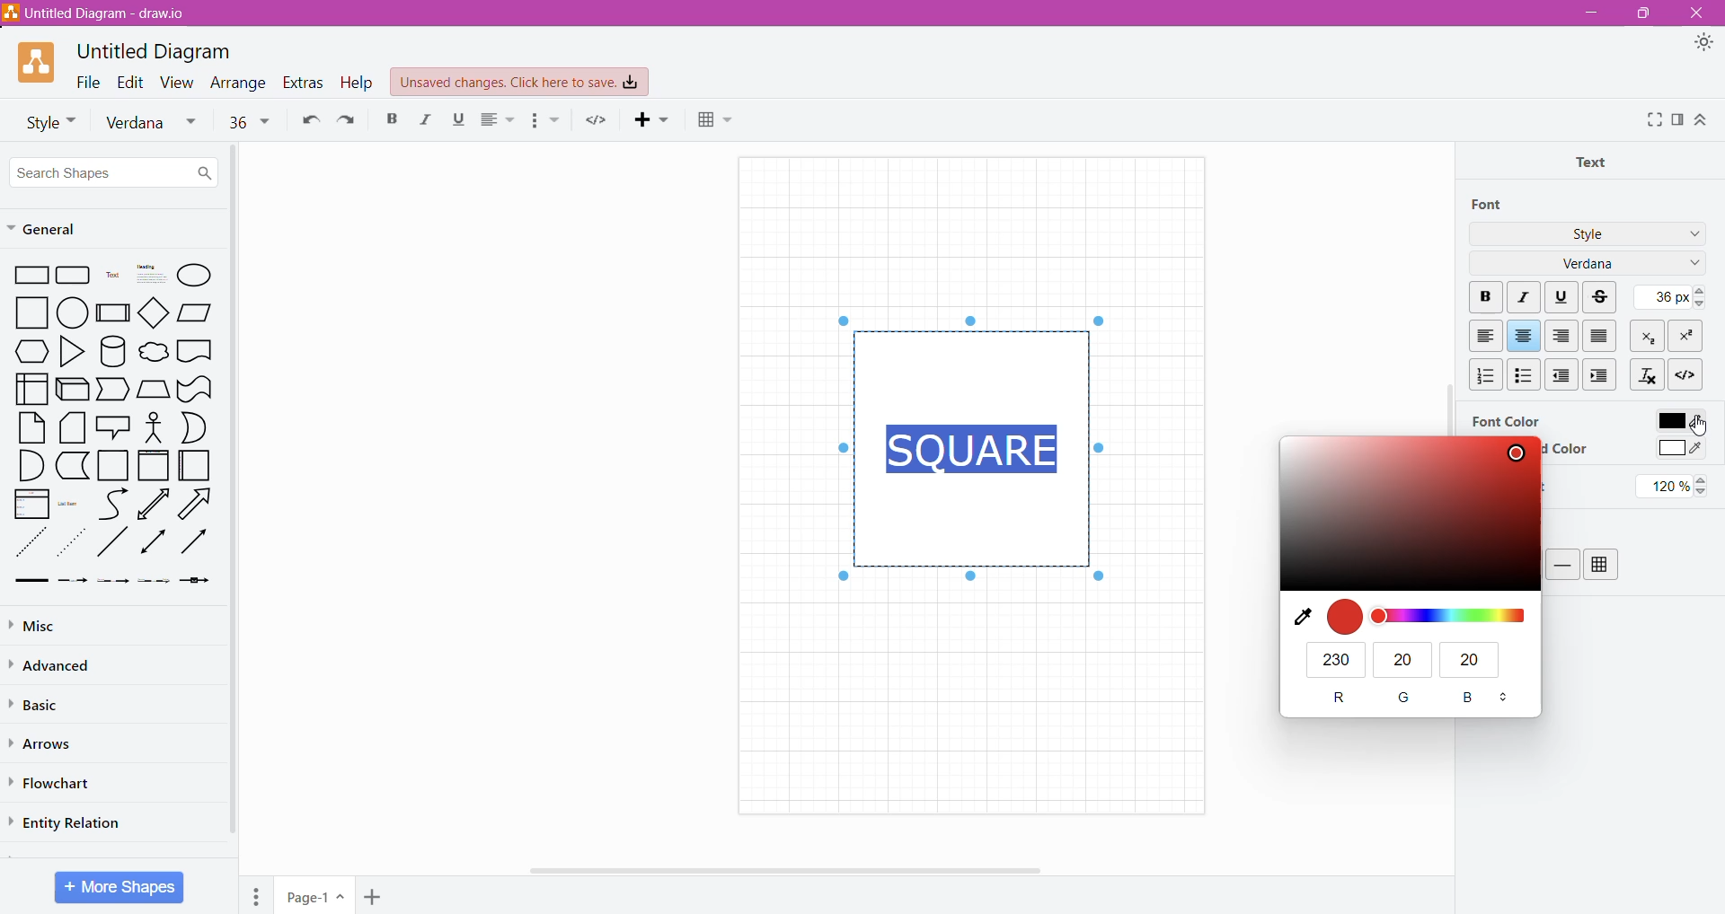  I want to click on Bulleted list, so click(548, 120).